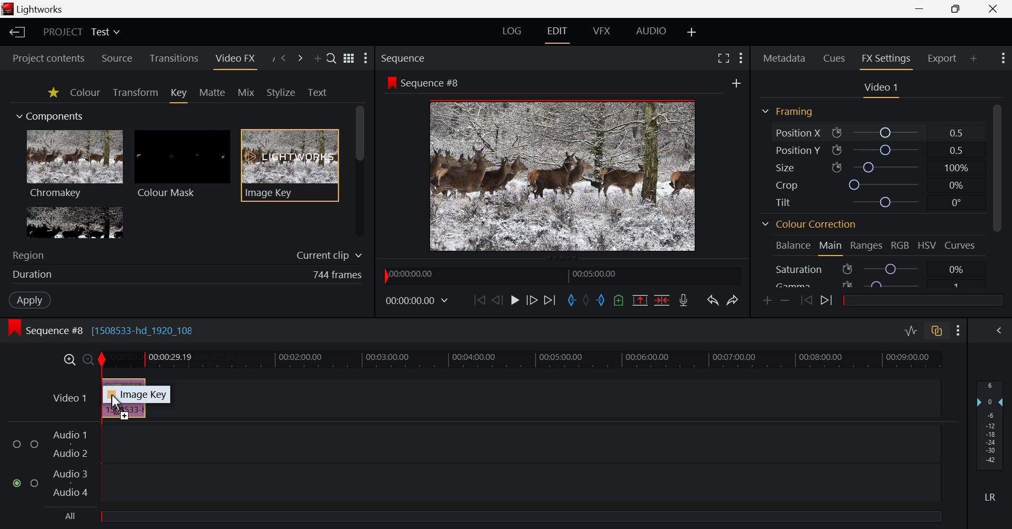 The width and height of the screenshot is (1012, 529). What do you see at coordinates (33, 275) in the screenshot?
I see `Duration` at bounding box center [33, 275].